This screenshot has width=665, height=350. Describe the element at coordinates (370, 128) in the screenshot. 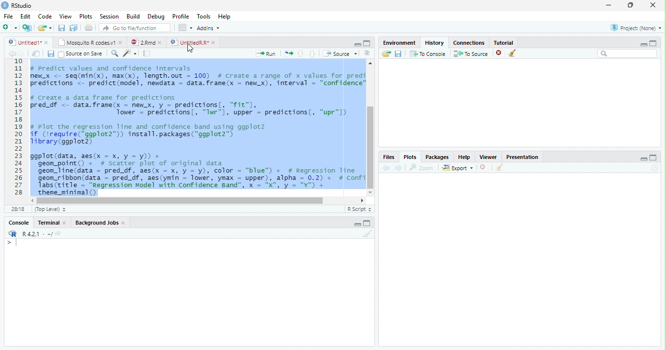

I see `Scrollbar` at that location.